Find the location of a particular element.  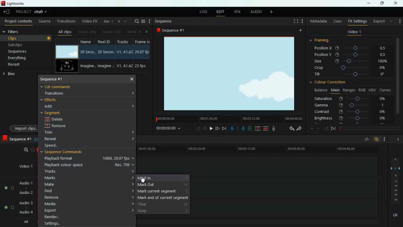

video 1 is located at coordinates (357, 32).